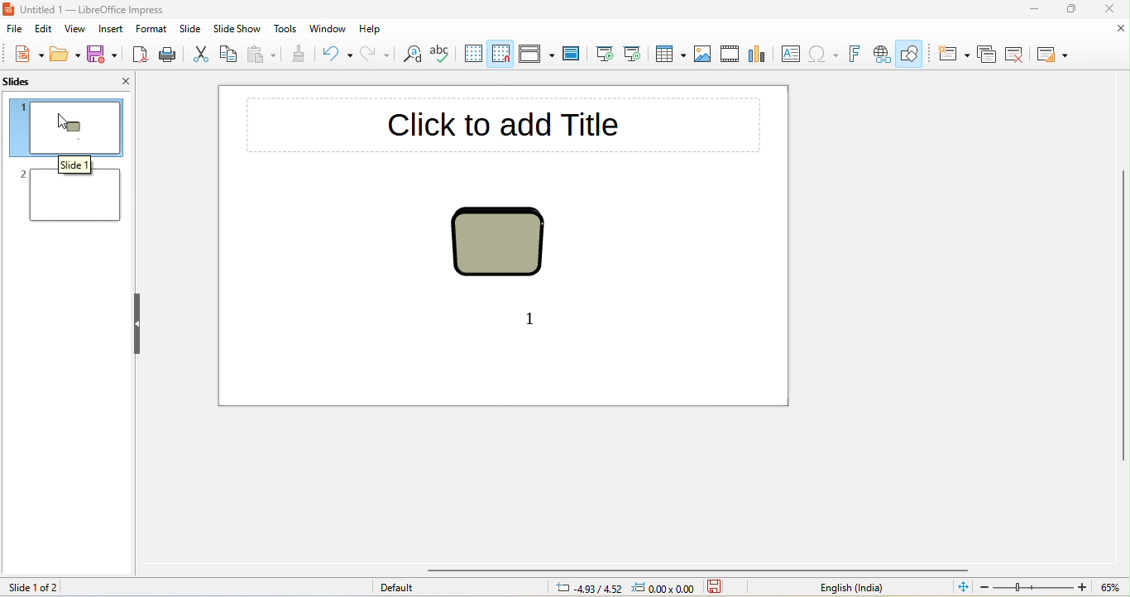  Describe the element at coordinates (1071, 9) in the screenshot. I see `maximize` at that location.